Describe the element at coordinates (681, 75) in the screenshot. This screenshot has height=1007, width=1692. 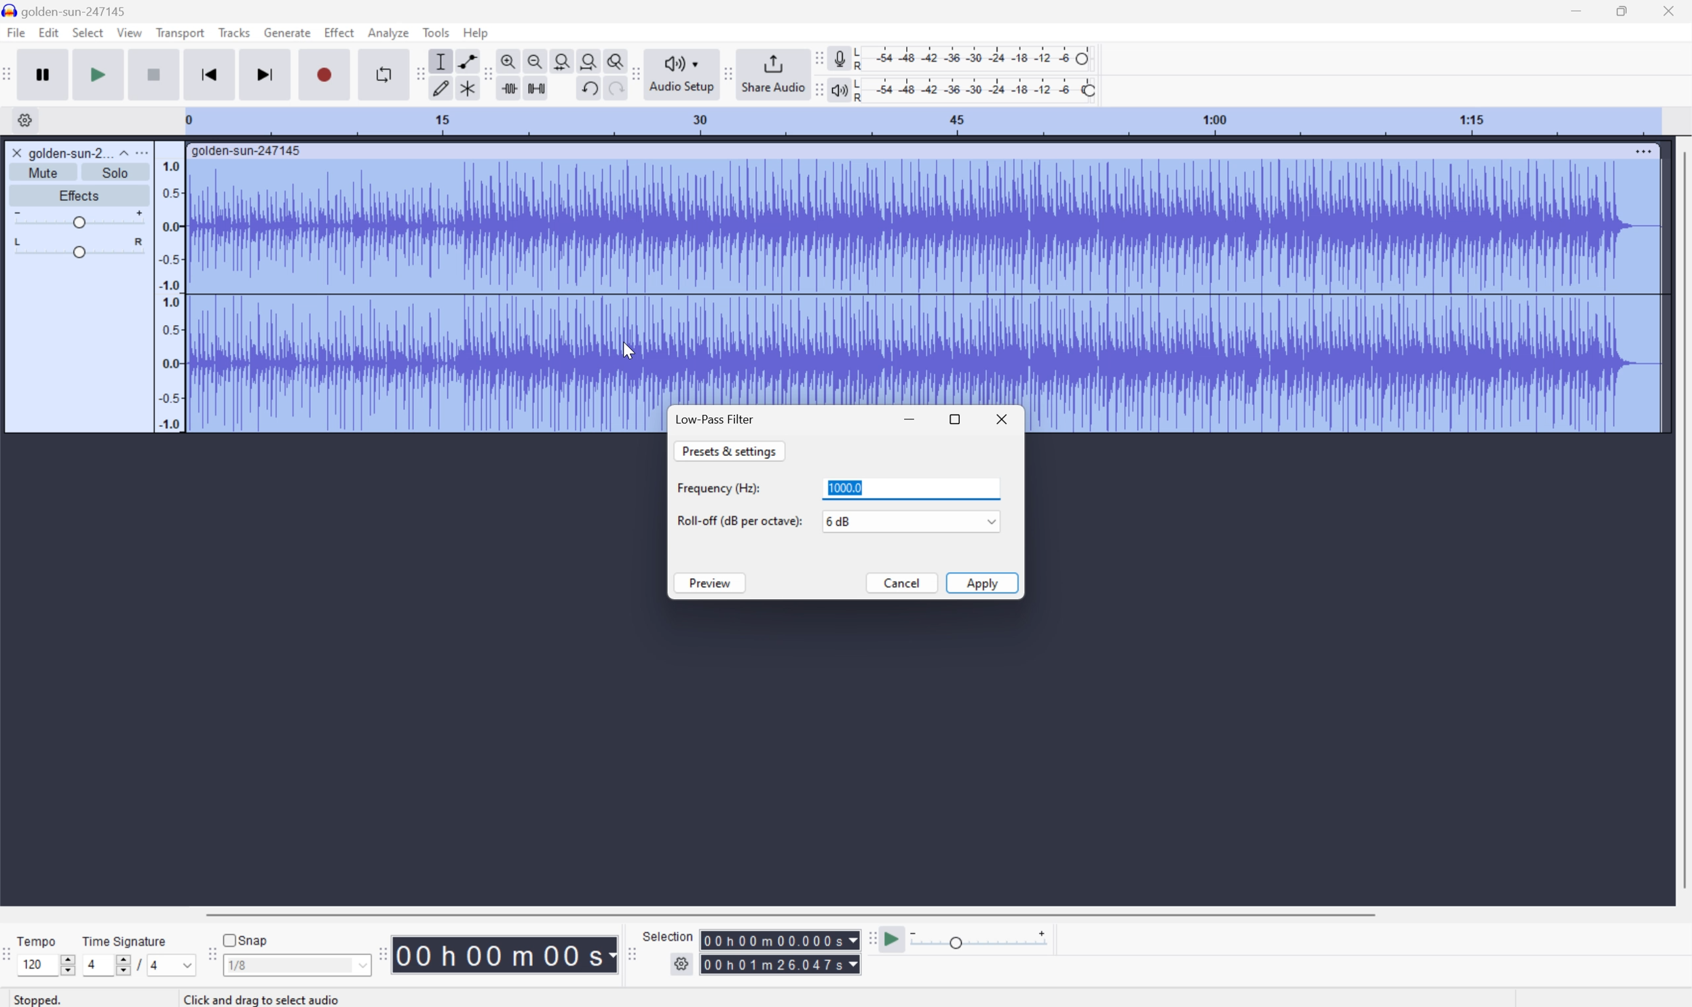
I see `Audio Setup` at that location.